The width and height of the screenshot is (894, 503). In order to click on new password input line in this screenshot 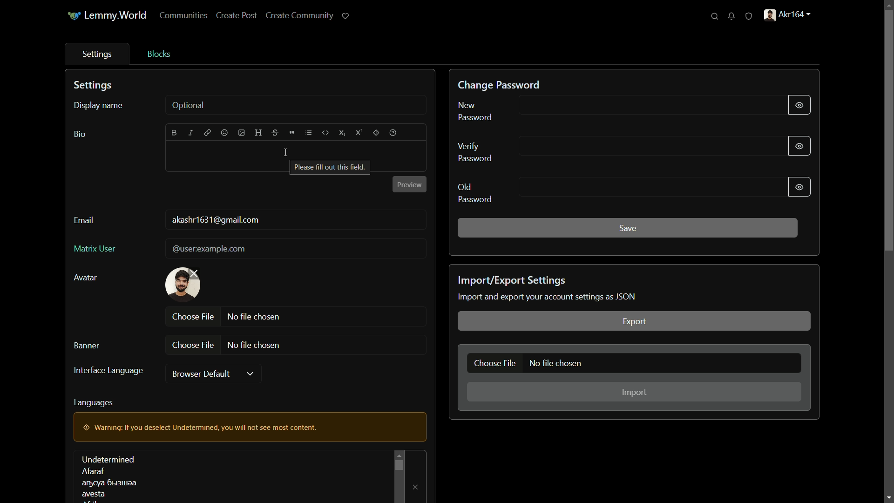, I will do `click(649, 106)`.